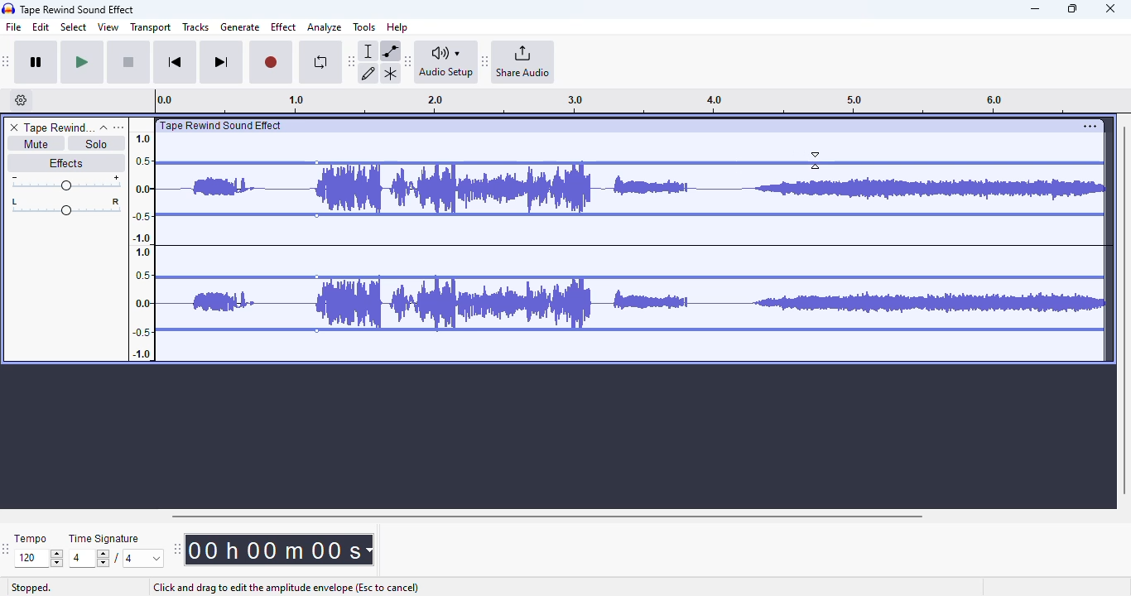  I want to click on collapse, so click(103, 127).